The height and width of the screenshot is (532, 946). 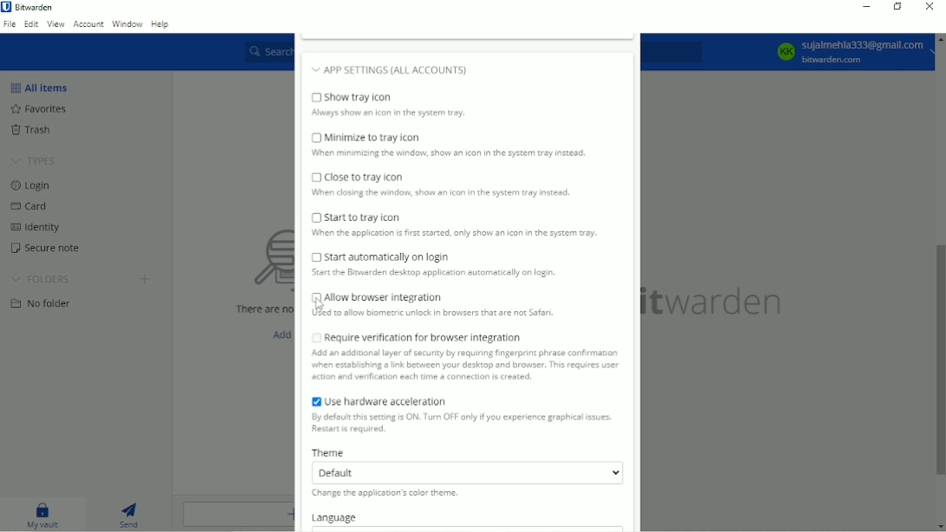 I want to click on View, so click(x=55, y=23).